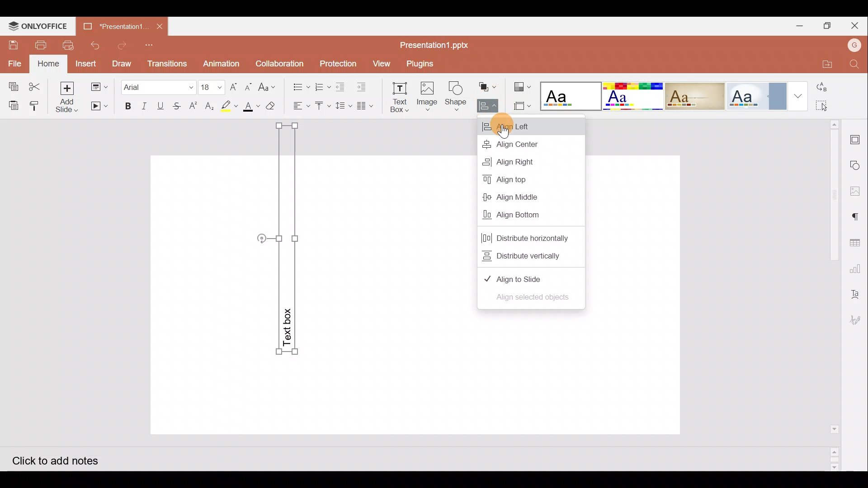 Image resolution: width=868 pixels, height=488 pixels. I want to click on Numbering, so click(323, 84).